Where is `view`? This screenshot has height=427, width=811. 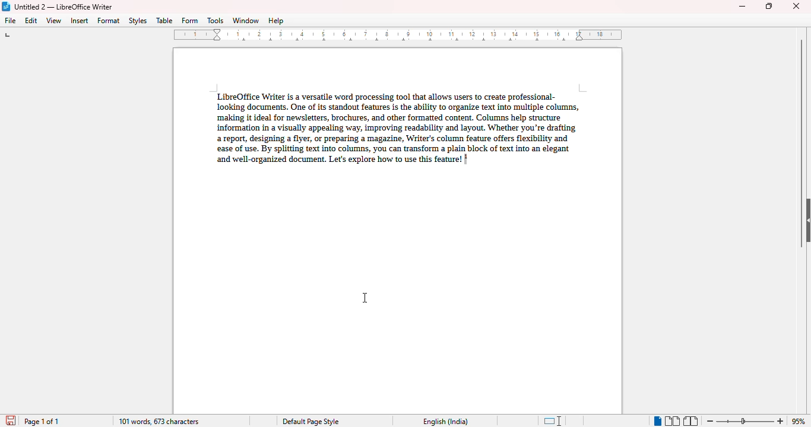
view is located at coordinates (55, 21).